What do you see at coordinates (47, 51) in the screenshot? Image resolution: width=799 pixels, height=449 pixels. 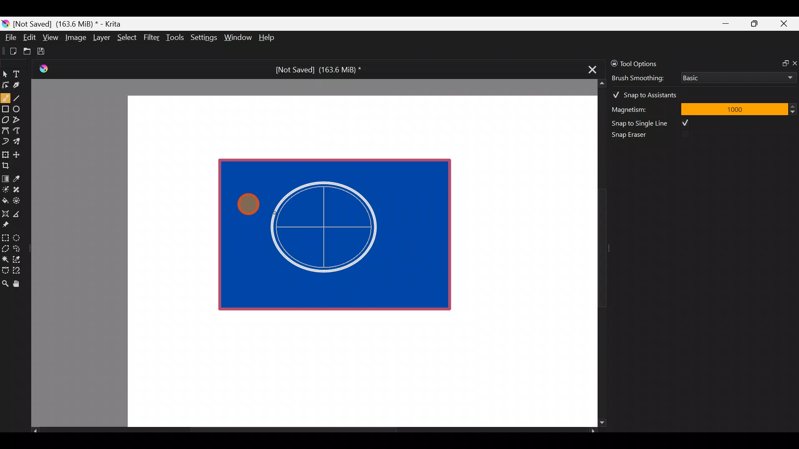 I see `Save` at bounding box center [47, 51].